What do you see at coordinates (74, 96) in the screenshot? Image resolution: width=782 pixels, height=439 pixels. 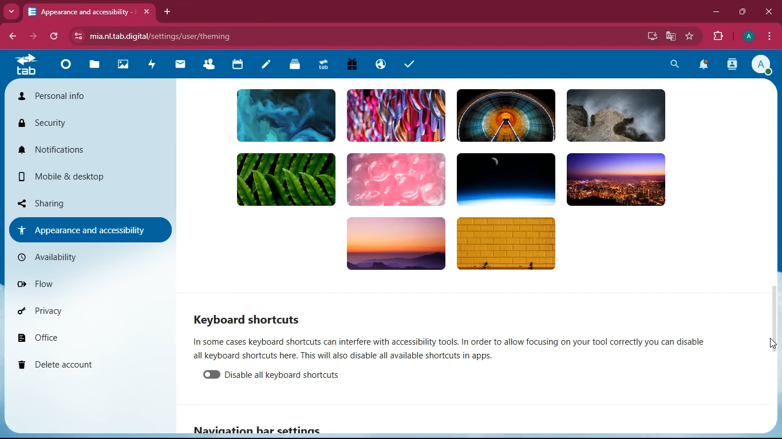 I see `personal info` at bounding box center [74, 96].